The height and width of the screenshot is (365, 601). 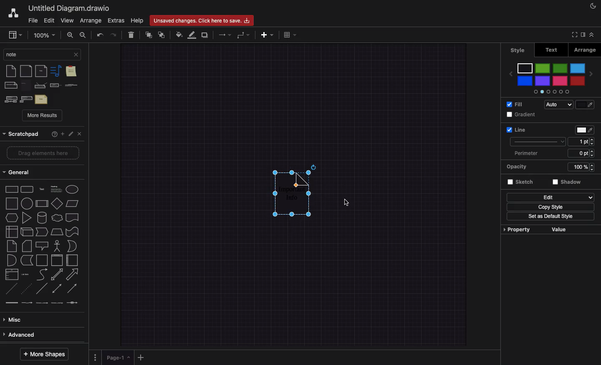 I want to click on Night mode, so click(x=594, y=5).